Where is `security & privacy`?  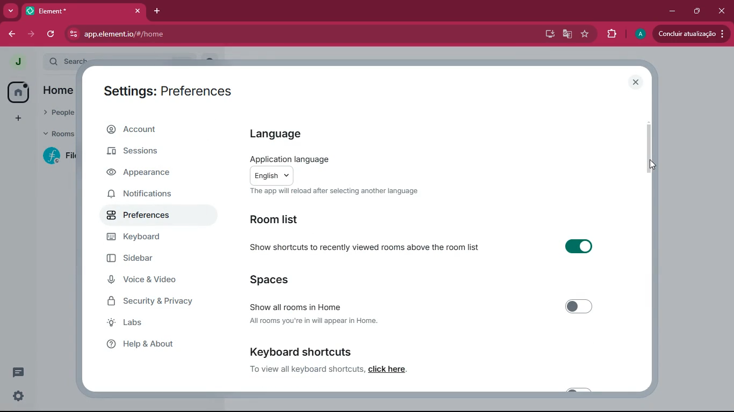 security & privacy is located at coordinates (153, 303).